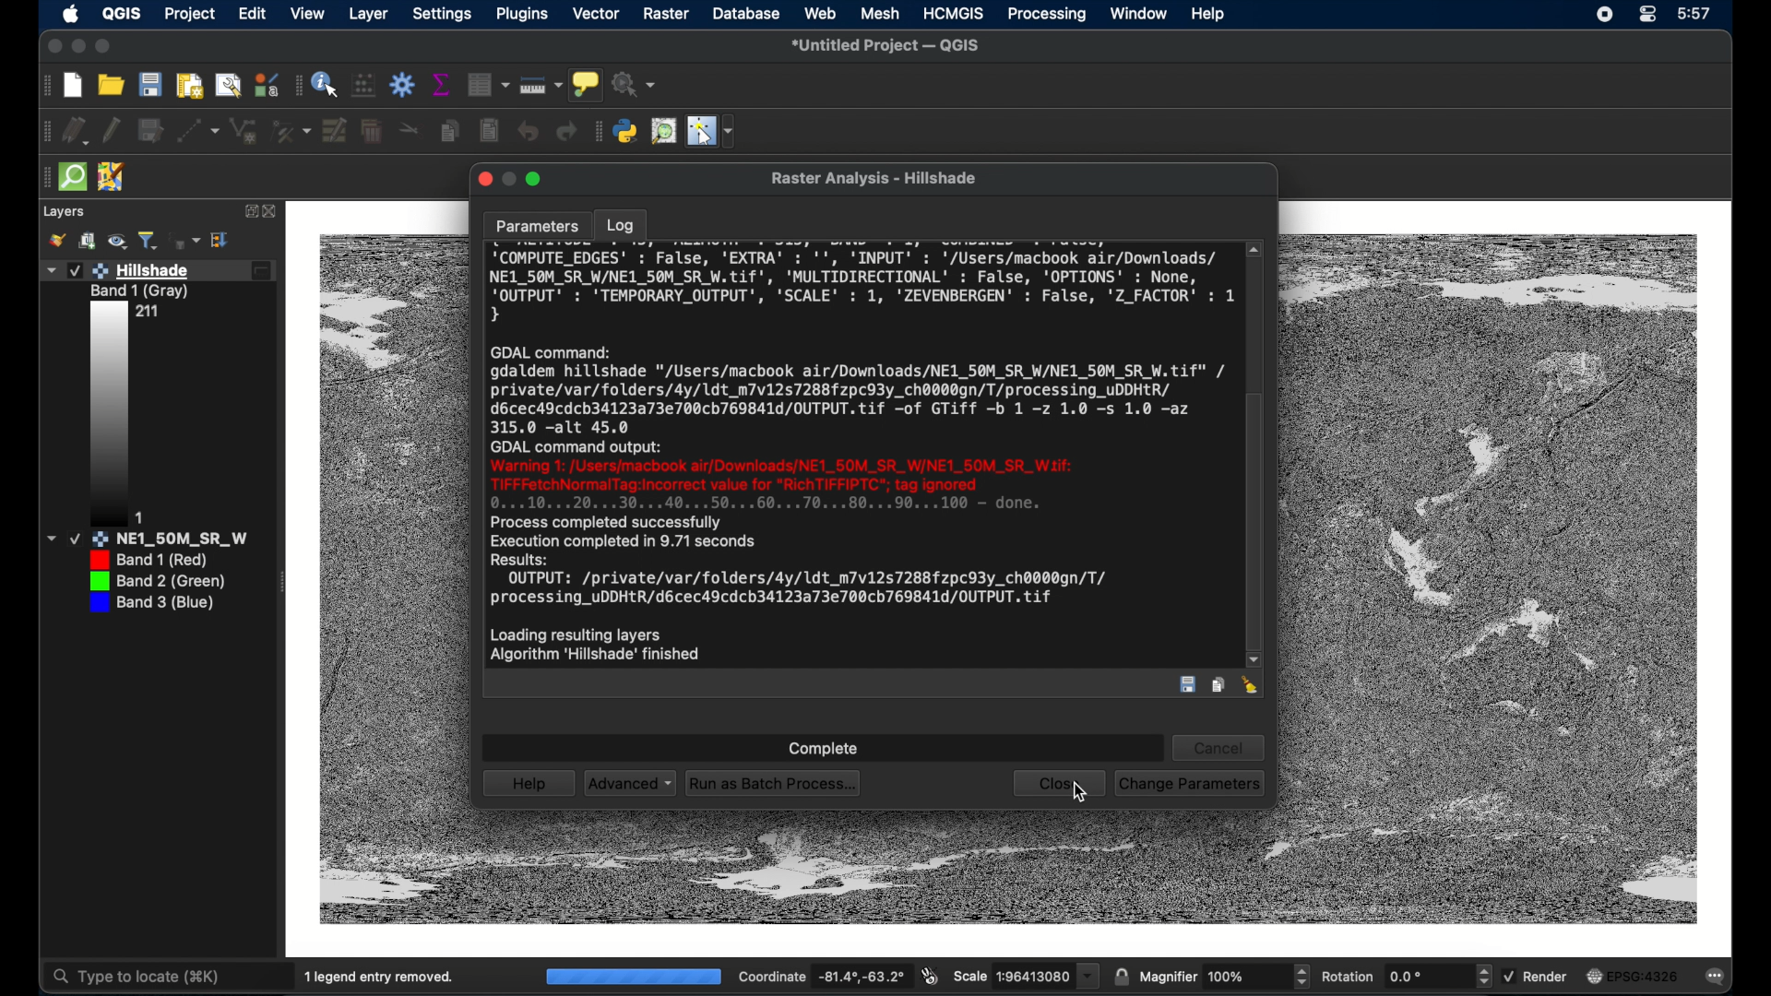 The width and height of the screenshot is (1771, 996). I want to click on filter legend, so click(149, 240).